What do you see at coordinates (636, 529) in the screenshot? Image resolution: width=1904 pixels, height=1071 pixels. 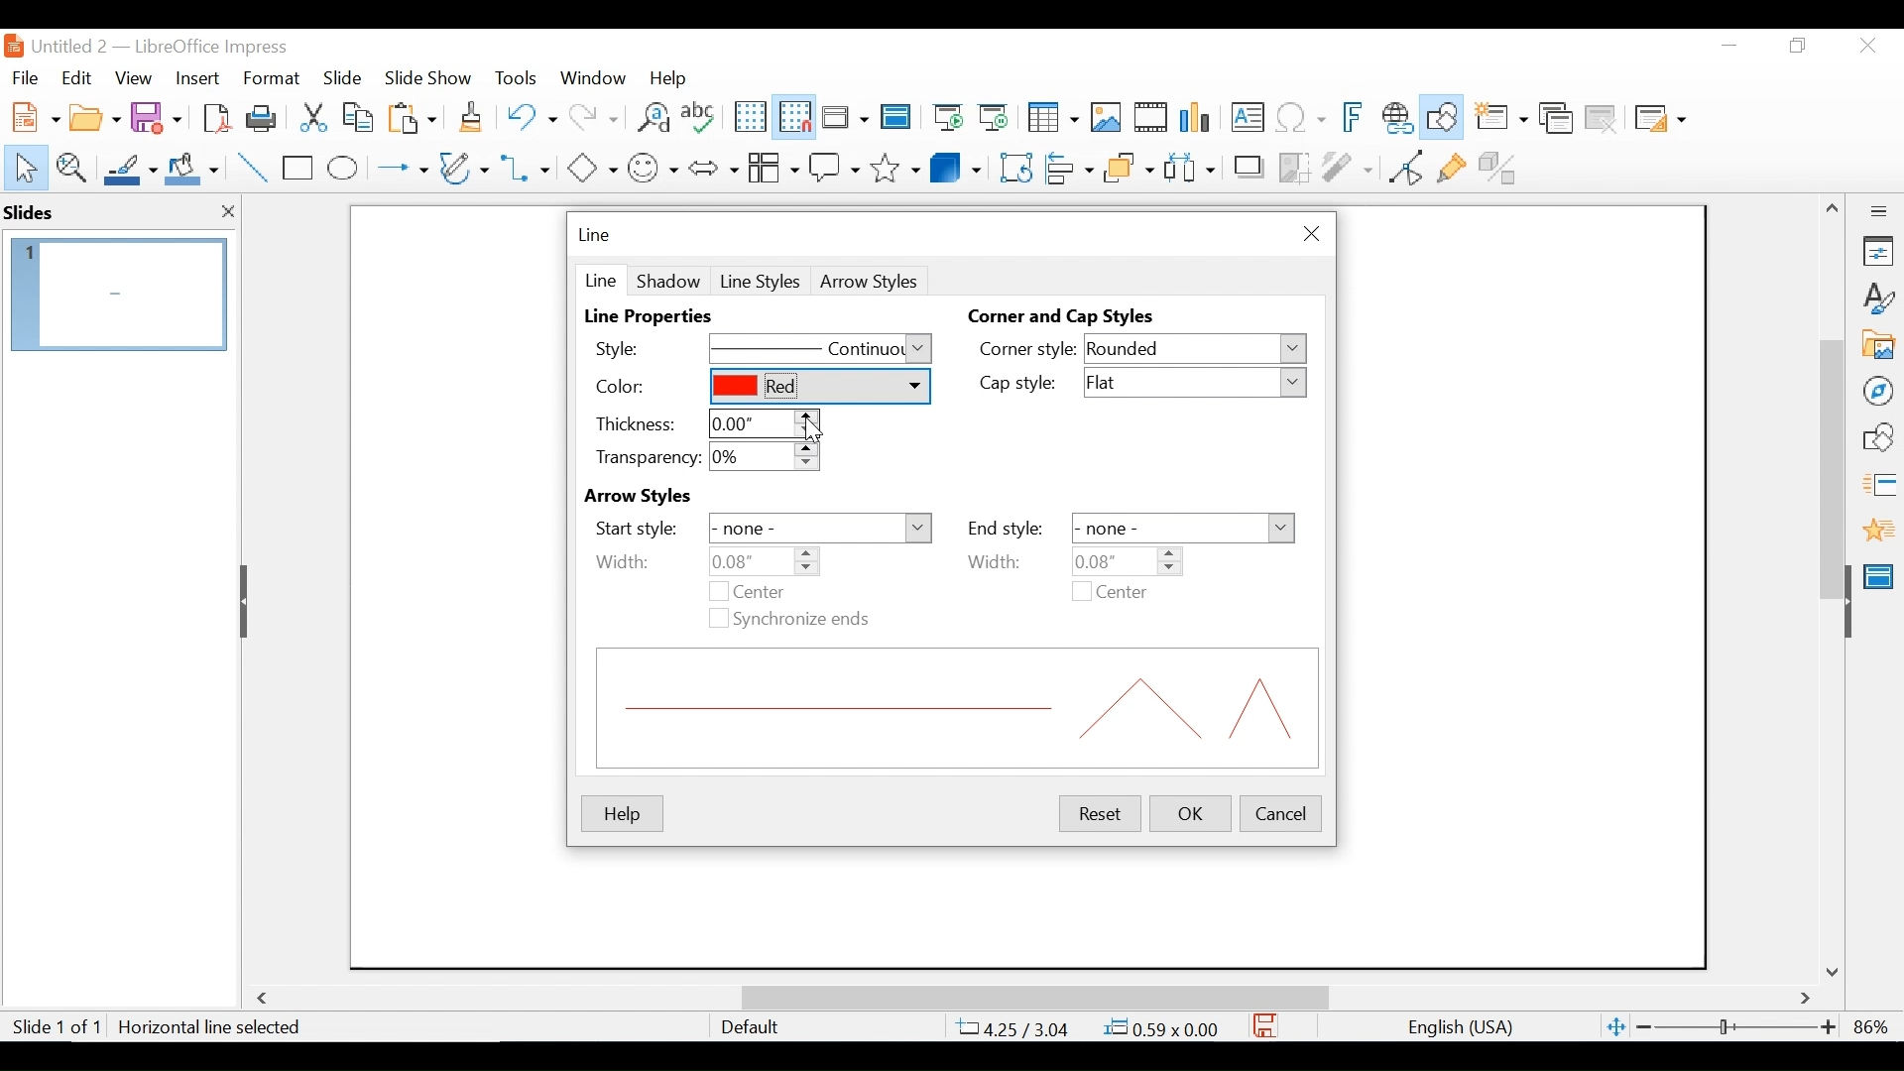 I see `Start Style` at bounding box center [636, 529].